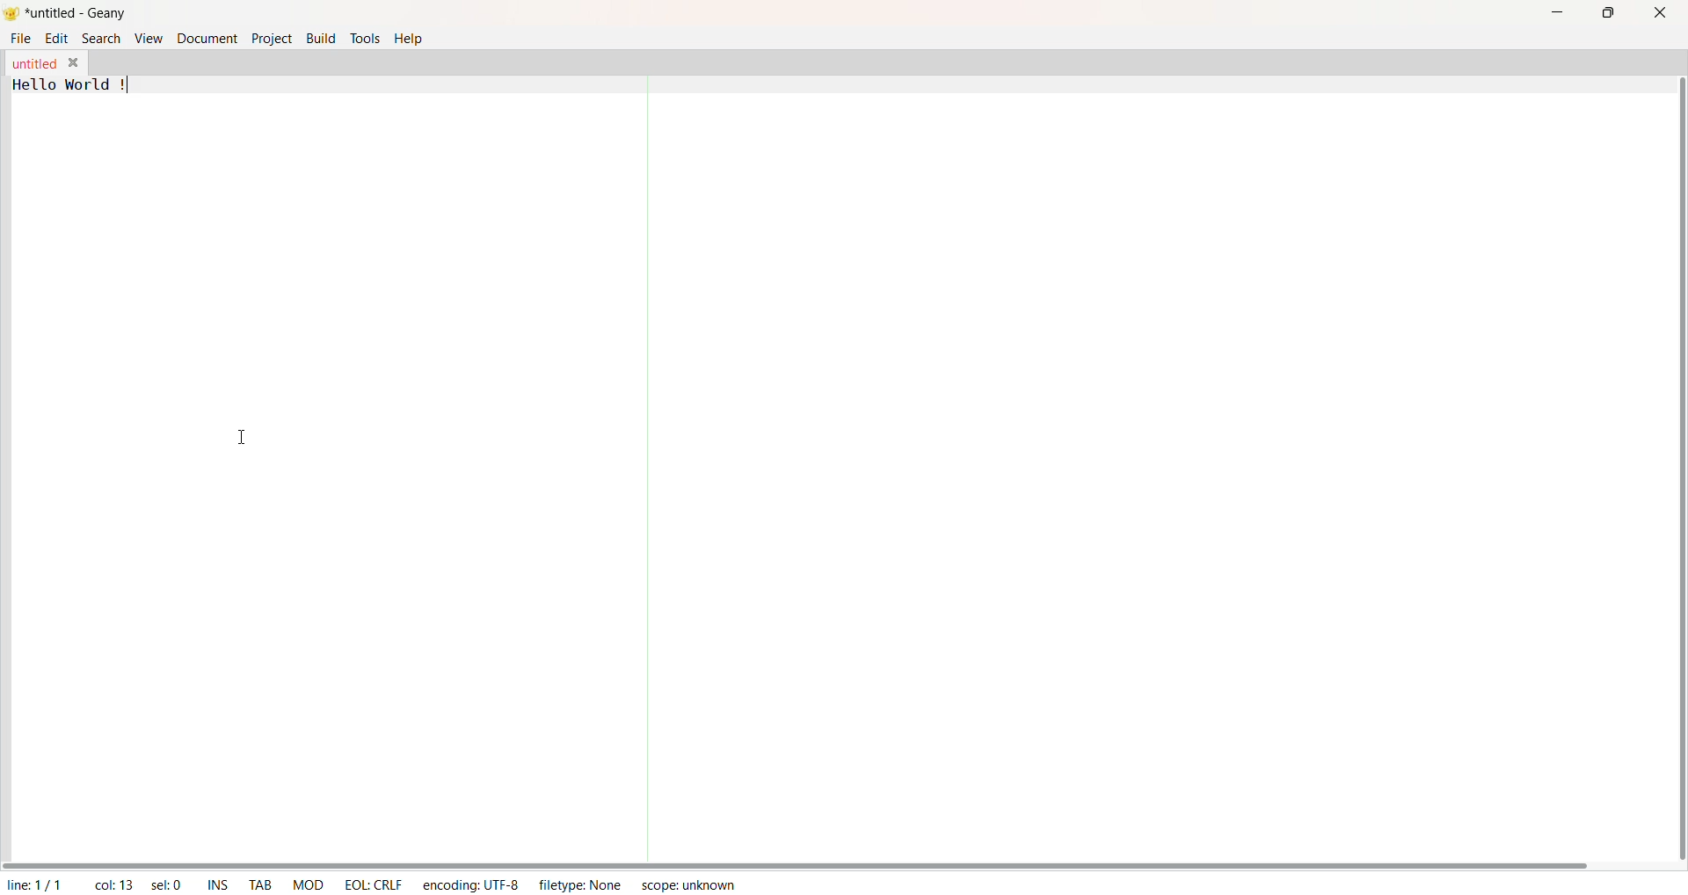 The height and width of the screenshot is (895, 1688). What do you see at coordinates (321, 37) in the screenshot?
I see `Build` at bounding box center [321, 37].